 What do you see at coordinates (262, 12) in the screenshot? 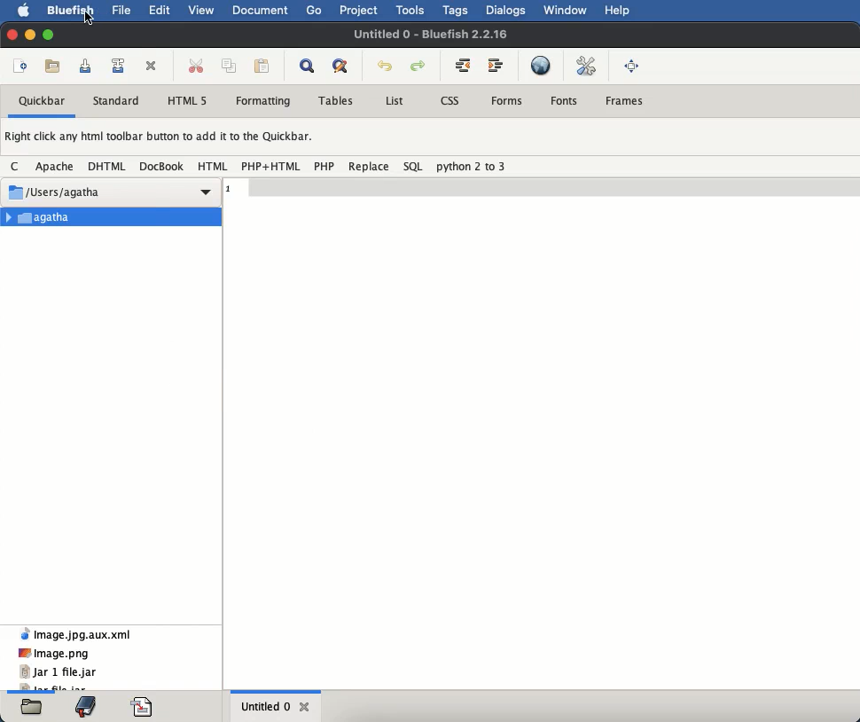
I see `document` at bounding box center [262, 12].